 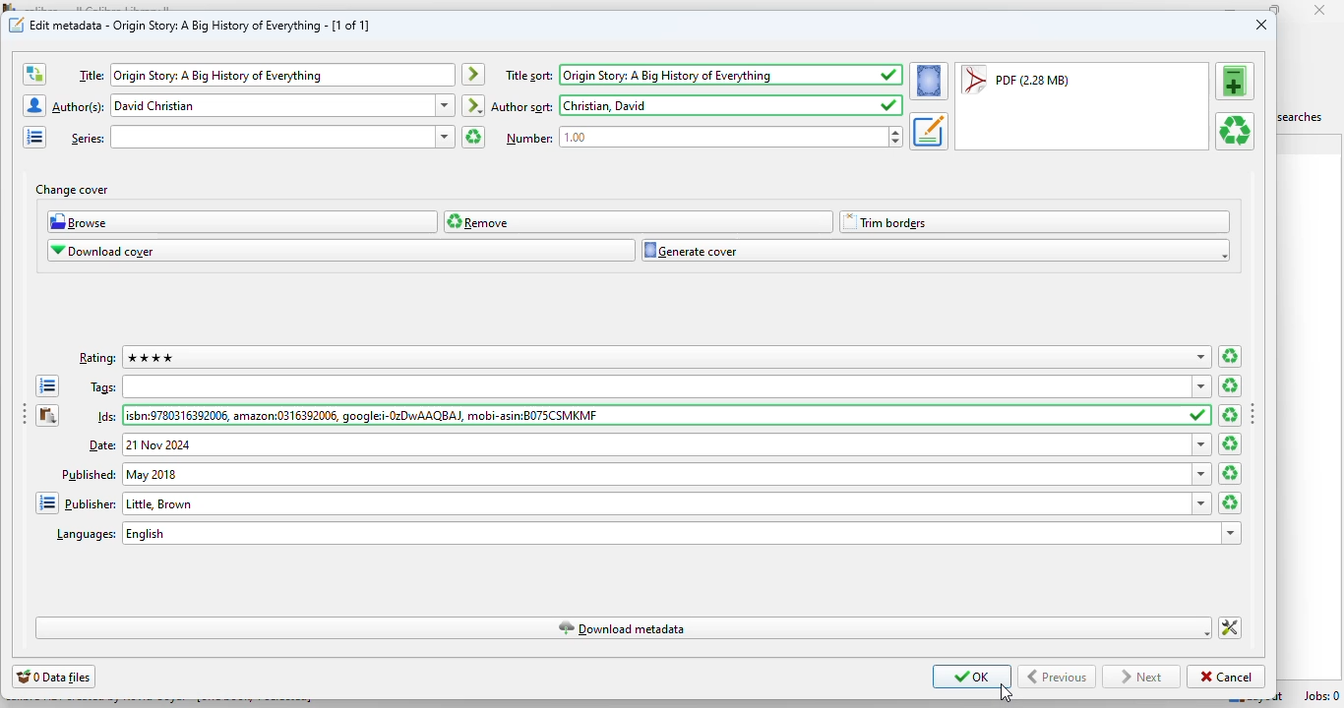 What do you see at coordinates (281, 76) in the screenshot?
I see `title: Origin Story: A Big History of Everything` at bounding box center [281, 76].